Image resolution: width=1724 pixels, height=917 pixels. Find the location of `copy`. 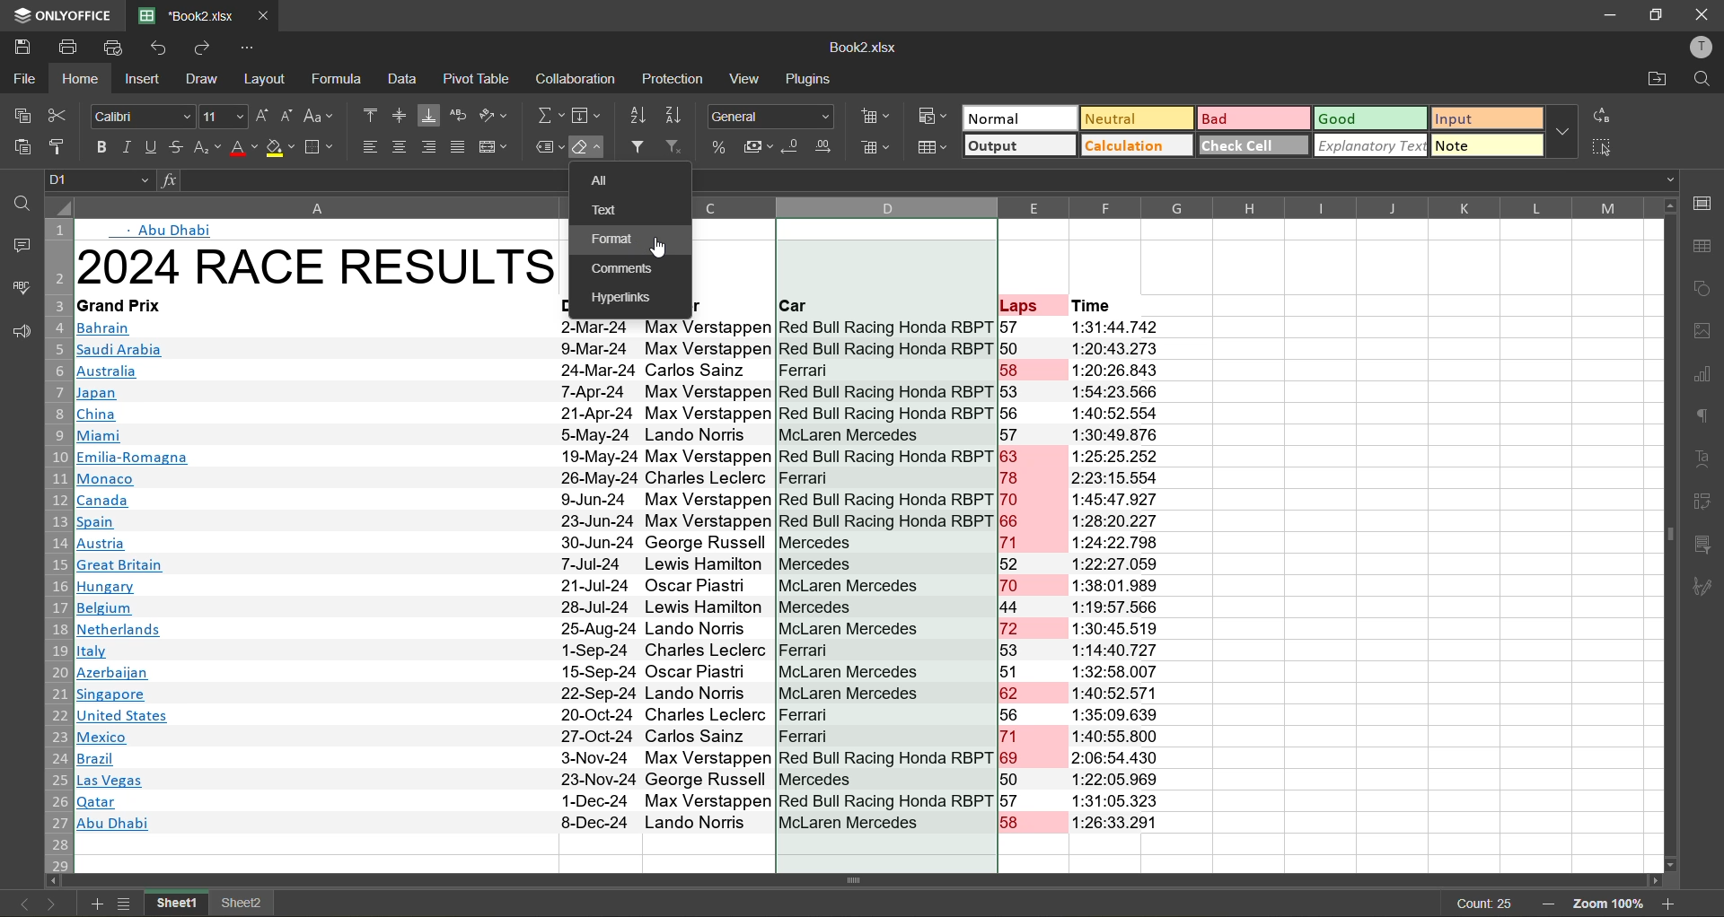

copy is located at coordinates (18, 116).